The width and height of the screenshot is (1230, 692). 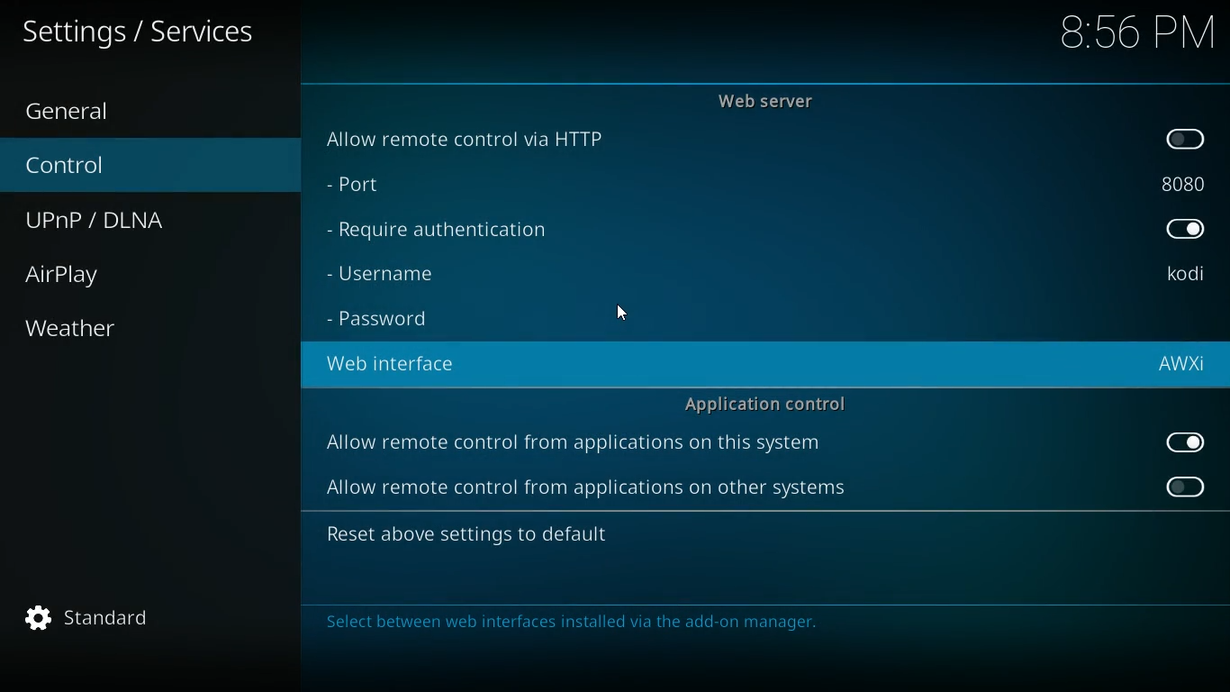 What do you see at coordinates (96, 619) in the screenshot?
I see `standard` at bounding box center [96, 619].